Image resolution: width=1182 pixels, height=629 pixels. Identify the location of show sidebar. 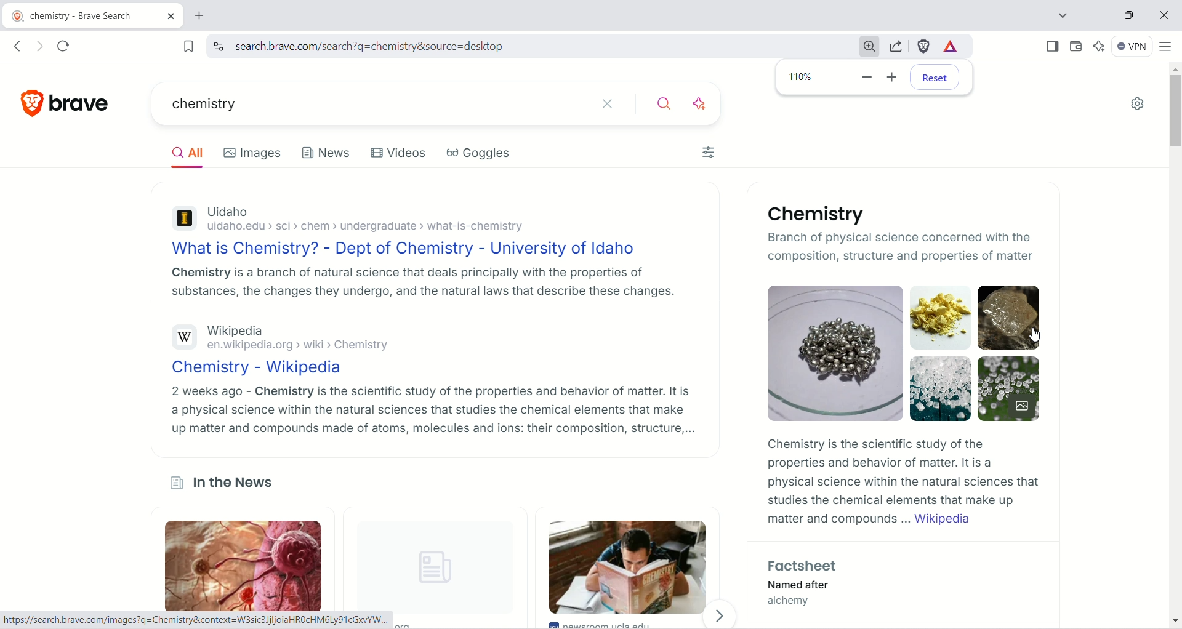
(1051, 46).